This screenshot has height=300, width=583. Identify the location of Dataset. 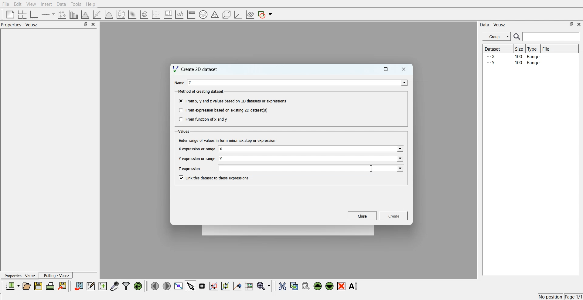
(496, 48).